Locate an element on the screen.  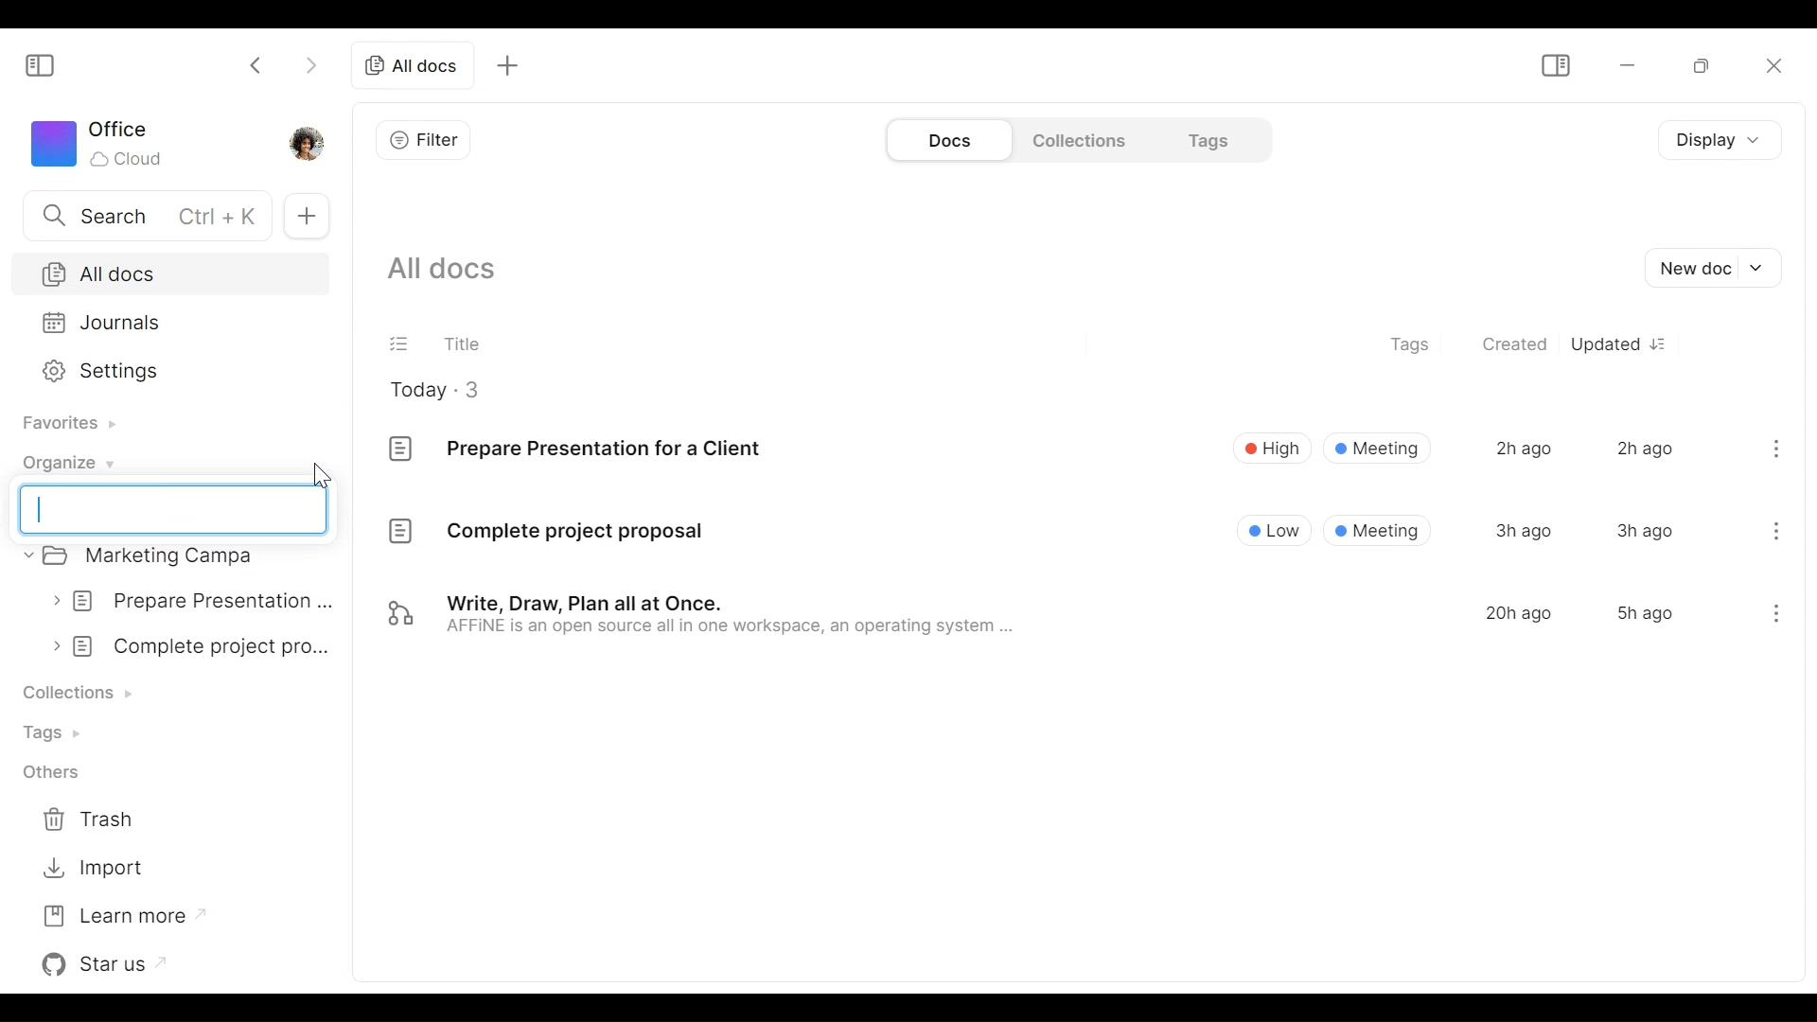
Organize is located at coordinates (65, 462).